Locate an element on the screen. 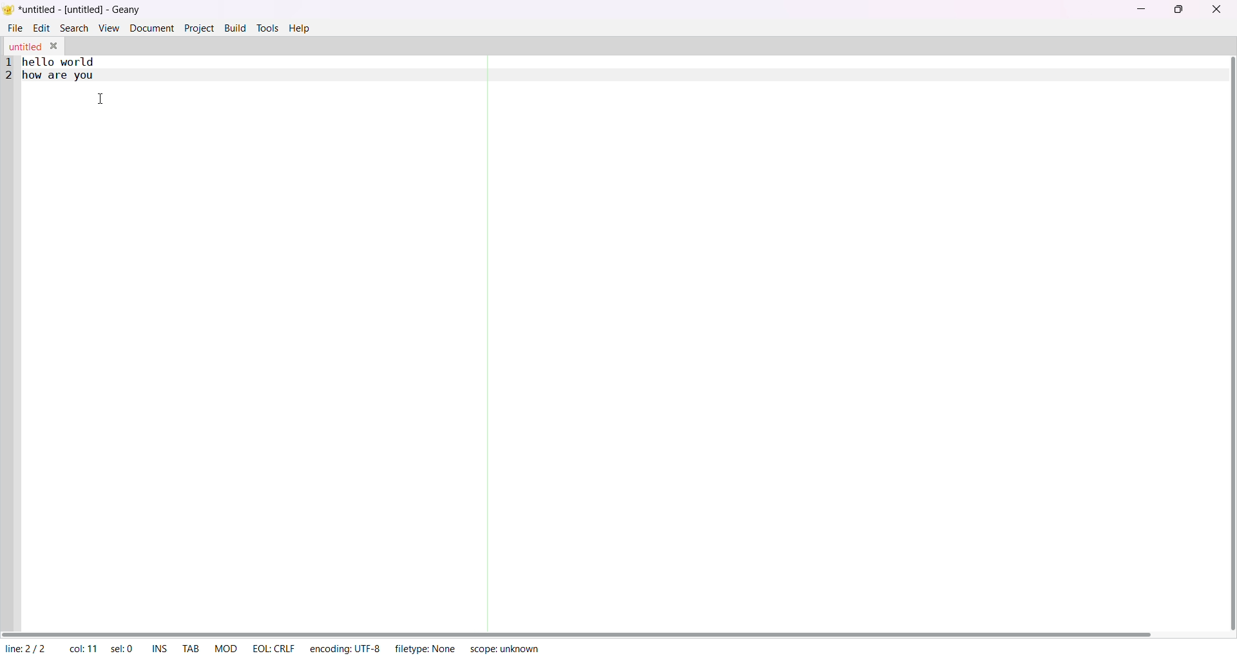 Image resolution: width=1237 pixels, height=656 pixels. tolls is located at coordinates (267, 28).